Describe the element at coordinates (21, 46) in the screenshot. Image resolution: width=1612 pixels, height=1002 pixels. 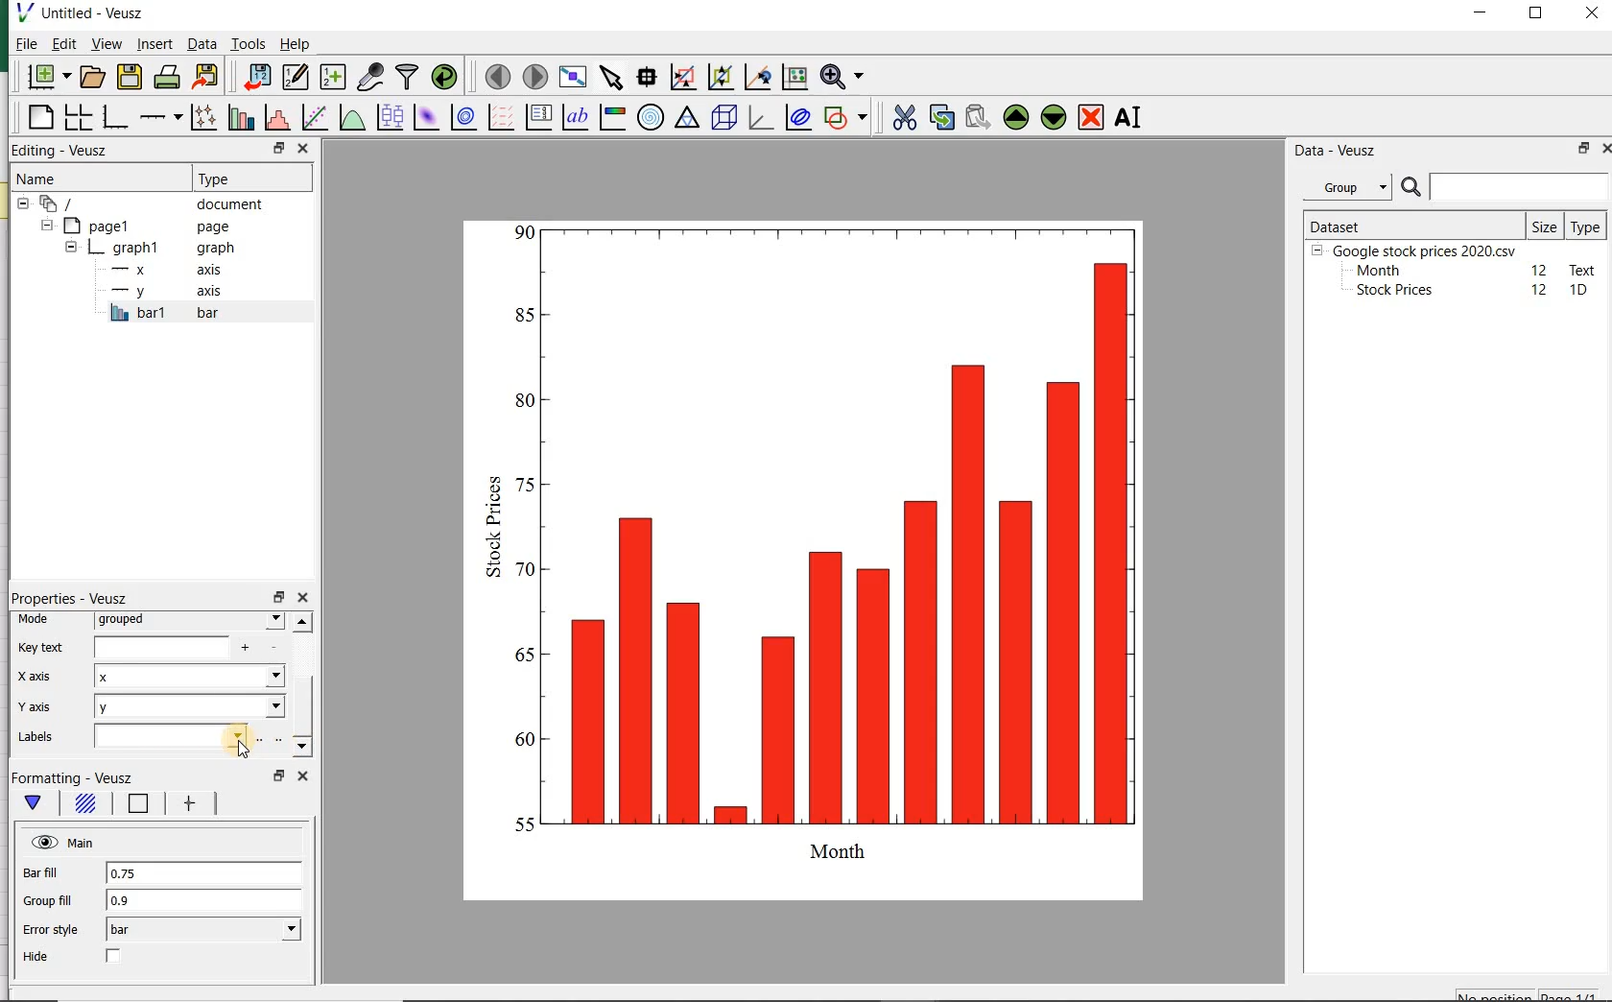
I see `File` at that location.